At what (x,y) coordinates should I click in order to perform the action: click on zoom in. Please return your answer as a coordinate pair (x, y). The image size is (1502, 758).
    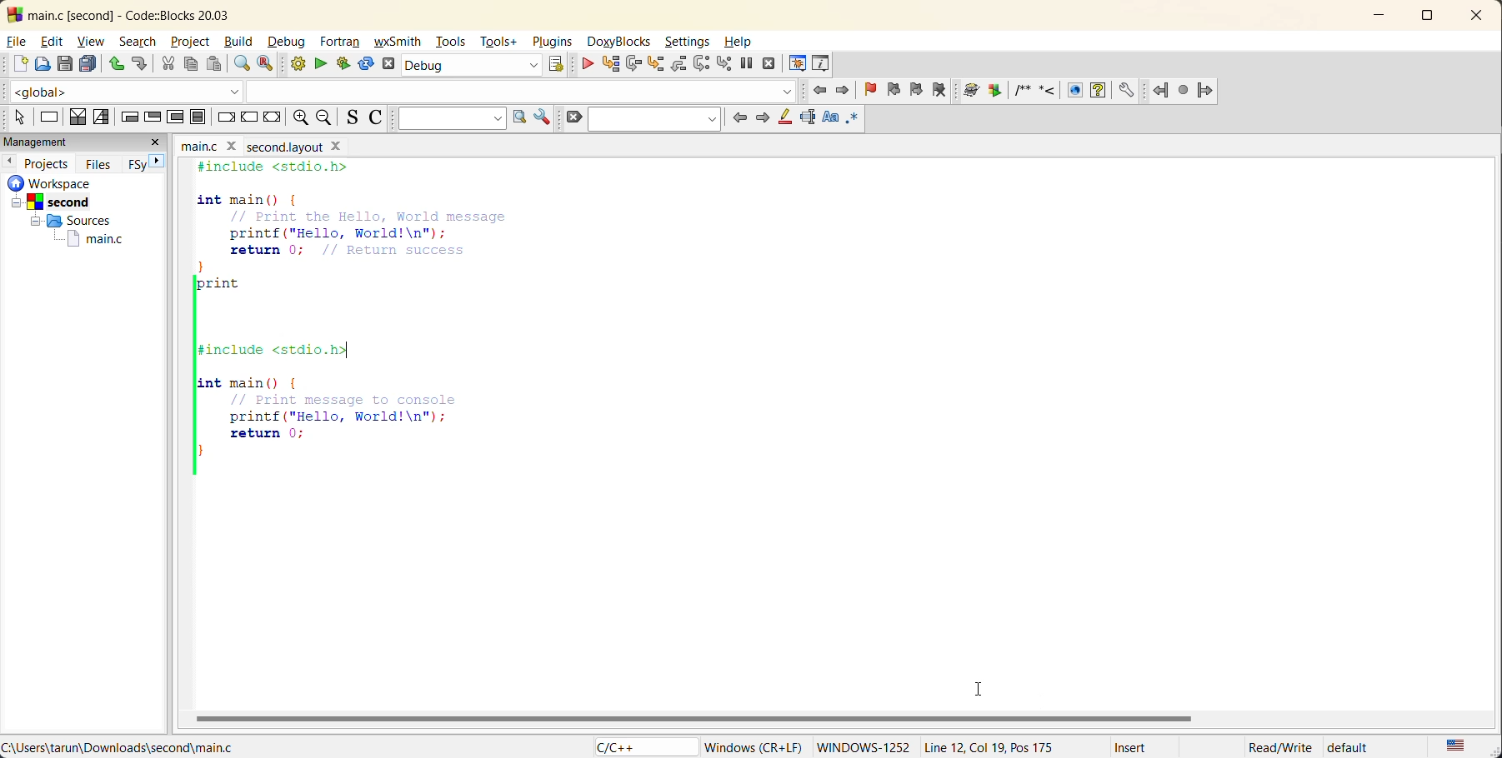
    Looking at the image, I should click on (299, 117).